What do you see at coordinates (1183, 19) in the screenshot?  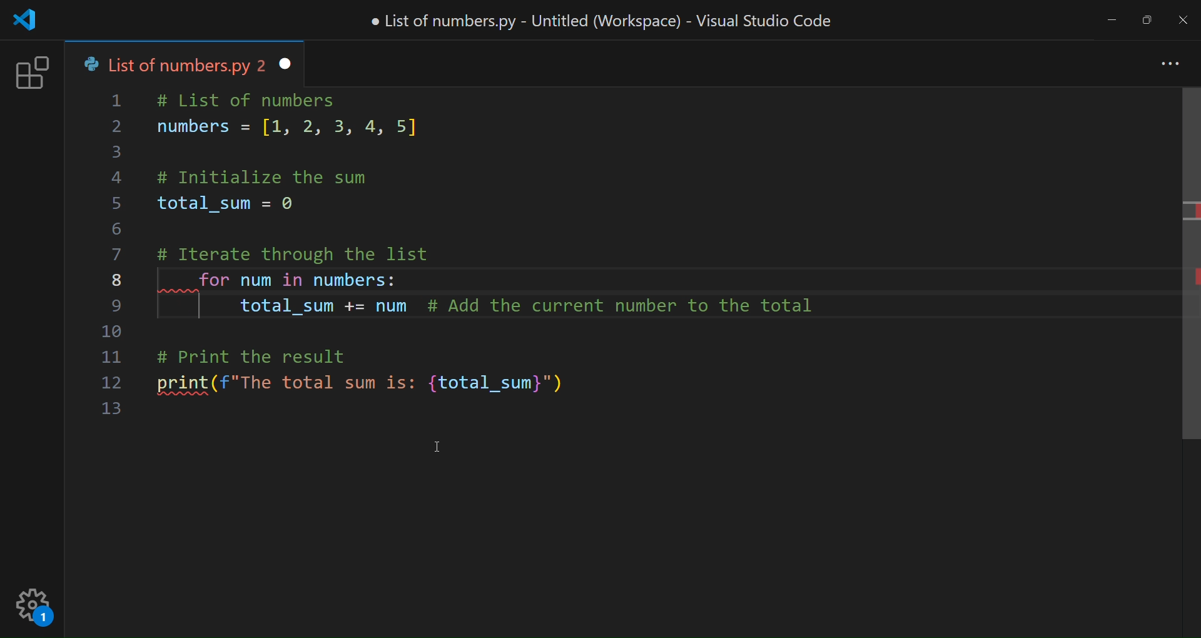 I see `close` at bounding box center [1183, 19].